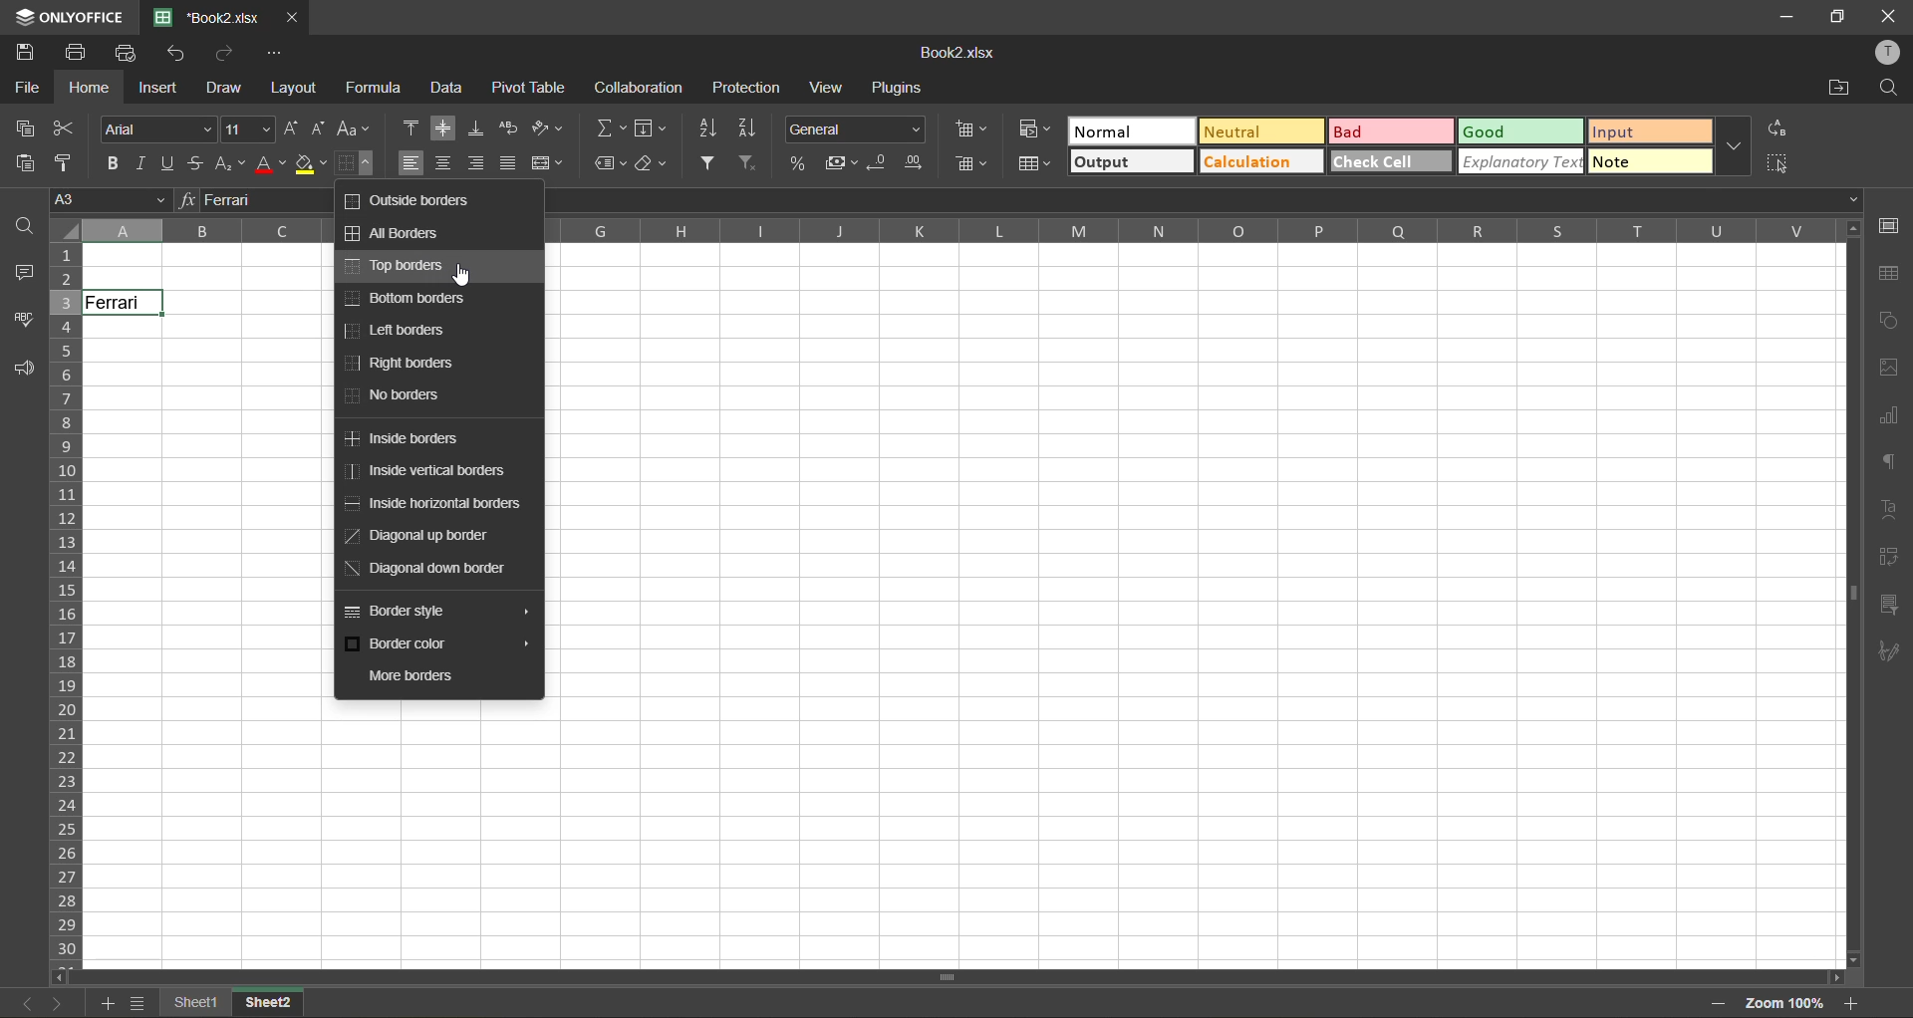  What do you see at coordinates (20, 52) in the screenshot?
I see `save` at bounding box center [20, 52].